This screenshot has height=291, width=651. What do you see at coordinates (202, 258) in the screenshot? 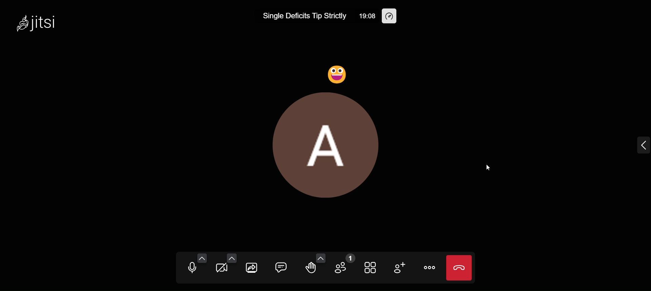
I see `audio setting` at bounding box center [202, 258].